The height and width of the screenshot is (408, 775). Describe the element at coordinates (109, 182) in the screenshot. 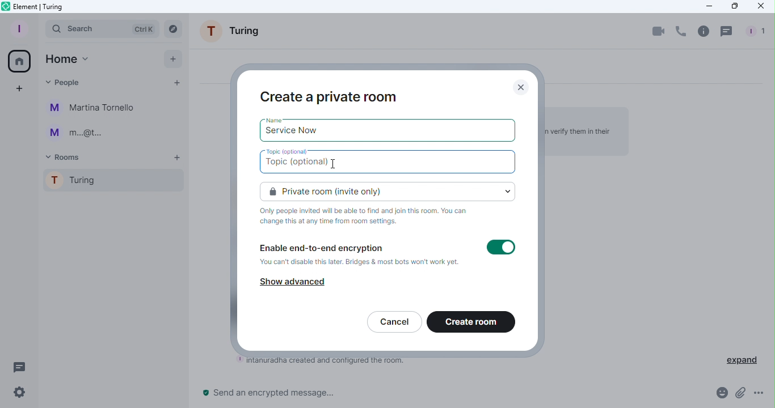

I see `Turing` at that location.